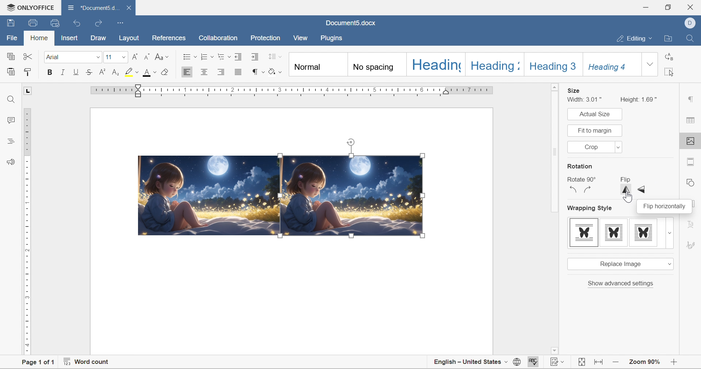 Image resolution: width=701 pixels, height=369 pixels. What do you see at coordinates (517, 362) in the screenshot?
I see `set document language` at bounding box center [517, 362].